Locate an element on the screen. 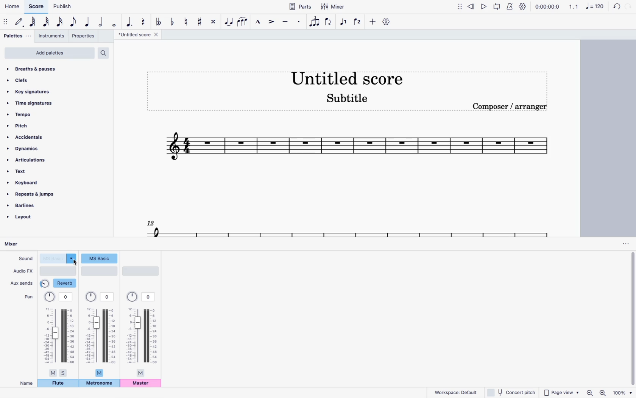 Image resolution: width=636 pixels, height=398 pixels. more is located at coordinates (371, 21).